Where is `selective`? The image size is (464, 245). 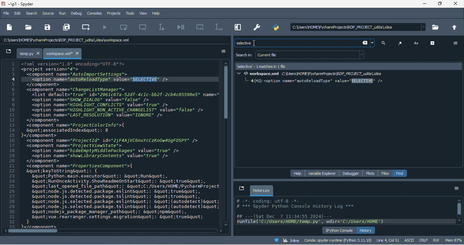
selective is located at coordinates (295, 43).